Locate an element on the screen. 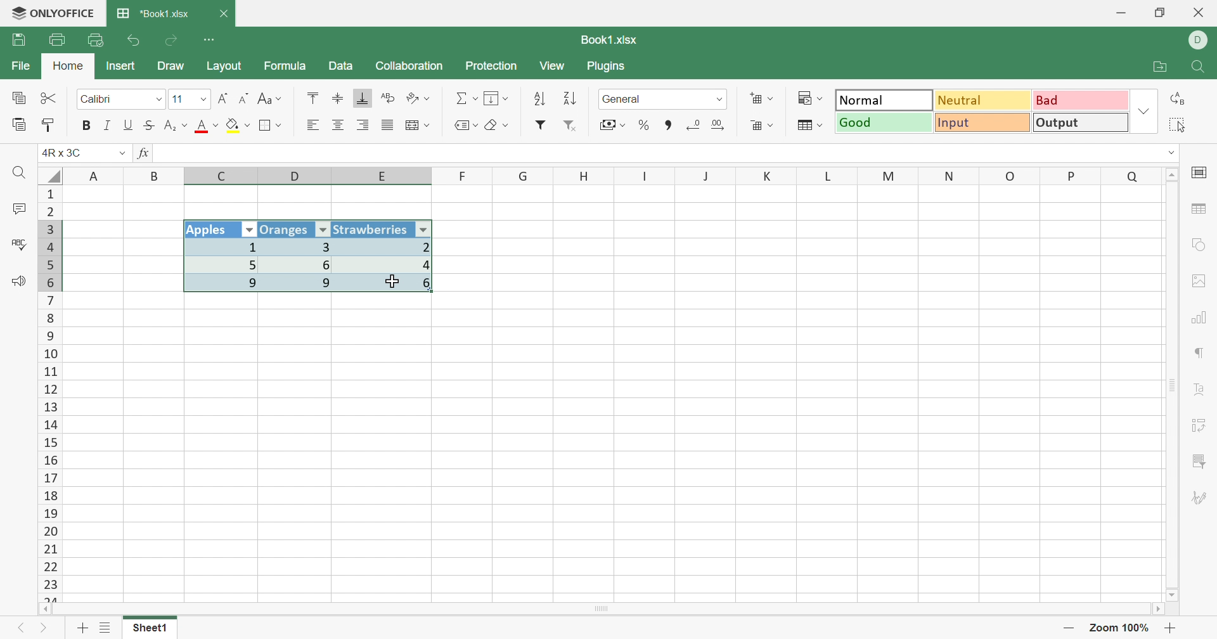 The width and height of the screenshot is (1217, 639). L is located at coordinates (832, 175).